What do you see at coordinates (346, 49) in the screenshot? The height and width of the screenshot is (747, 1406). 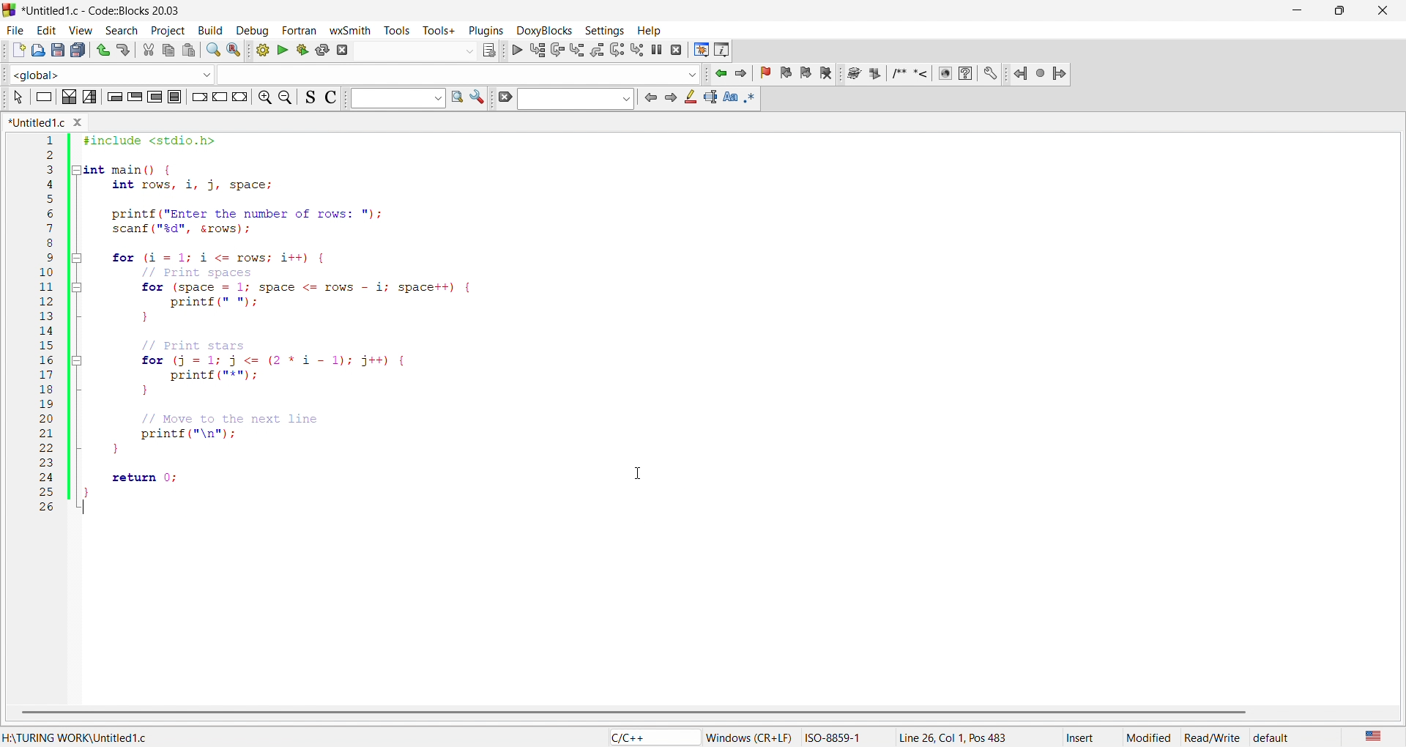 I see `abort` at bounding box center [346, 49].